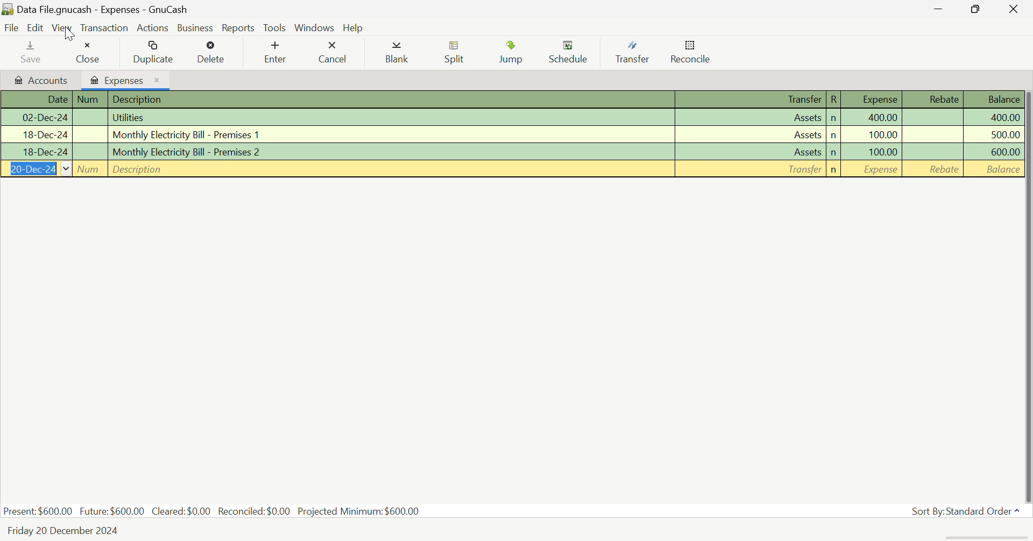  What do you see at coordinates (932, 118) in the screenshot?
I see `Rebate` at bounding box center [932, 118].